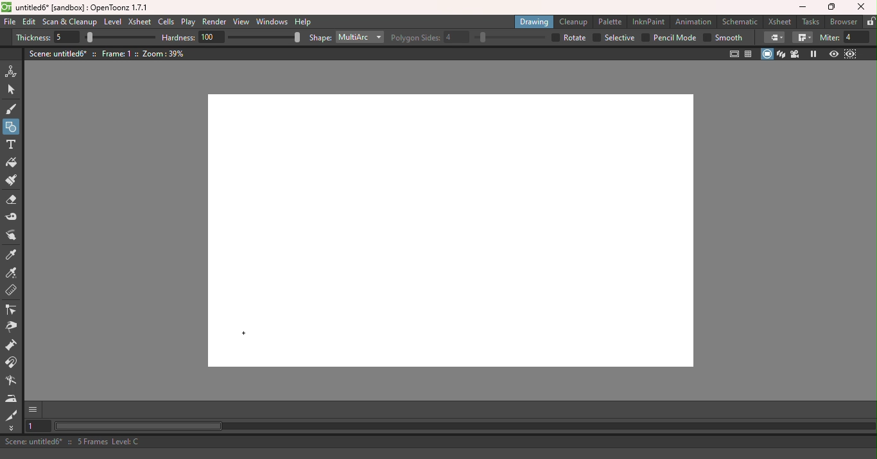 Image resolution: width=877 pixels, height=459 pixels. Describe the element at coordinates (464, 426) in the screenshot. I see `Horizontal scroll bar` at that location.